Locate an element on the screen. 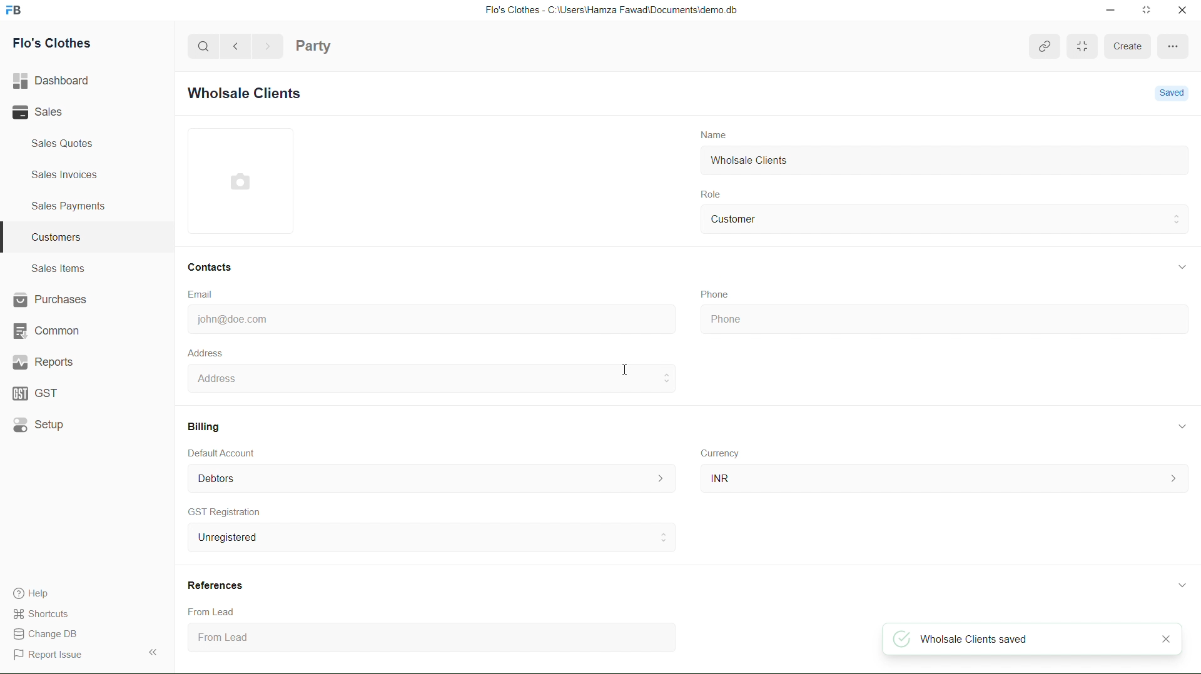  Sales Items is located at coordinates (59, 269).